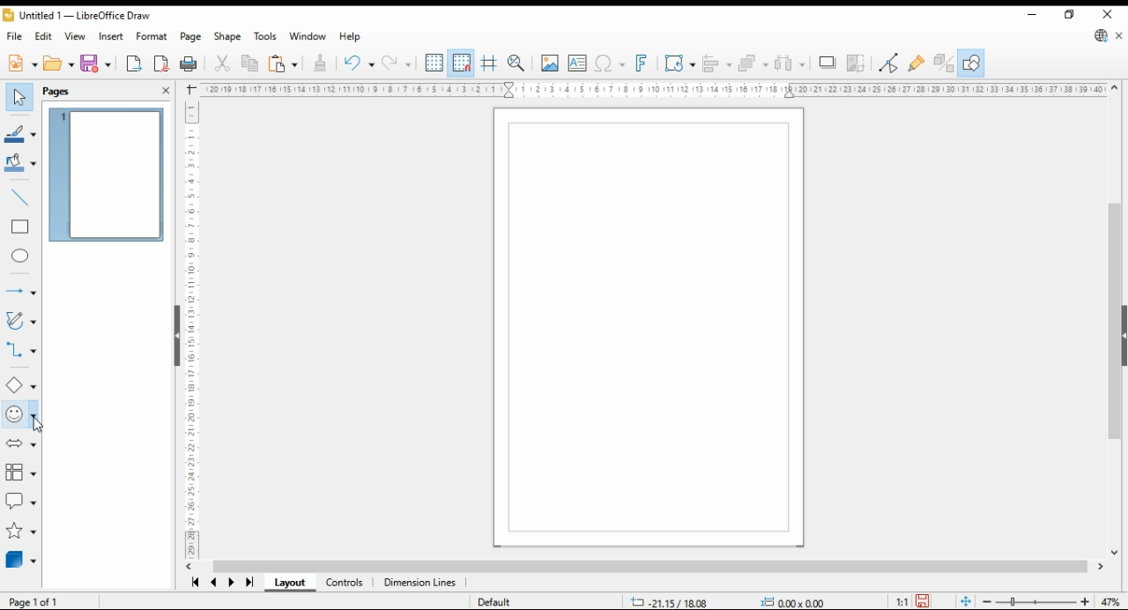 The height and width of the screenshot is (610, 1128). Describe the element at coordinates (971, 63) in the screenshot. I see `show draw functions` at that location.